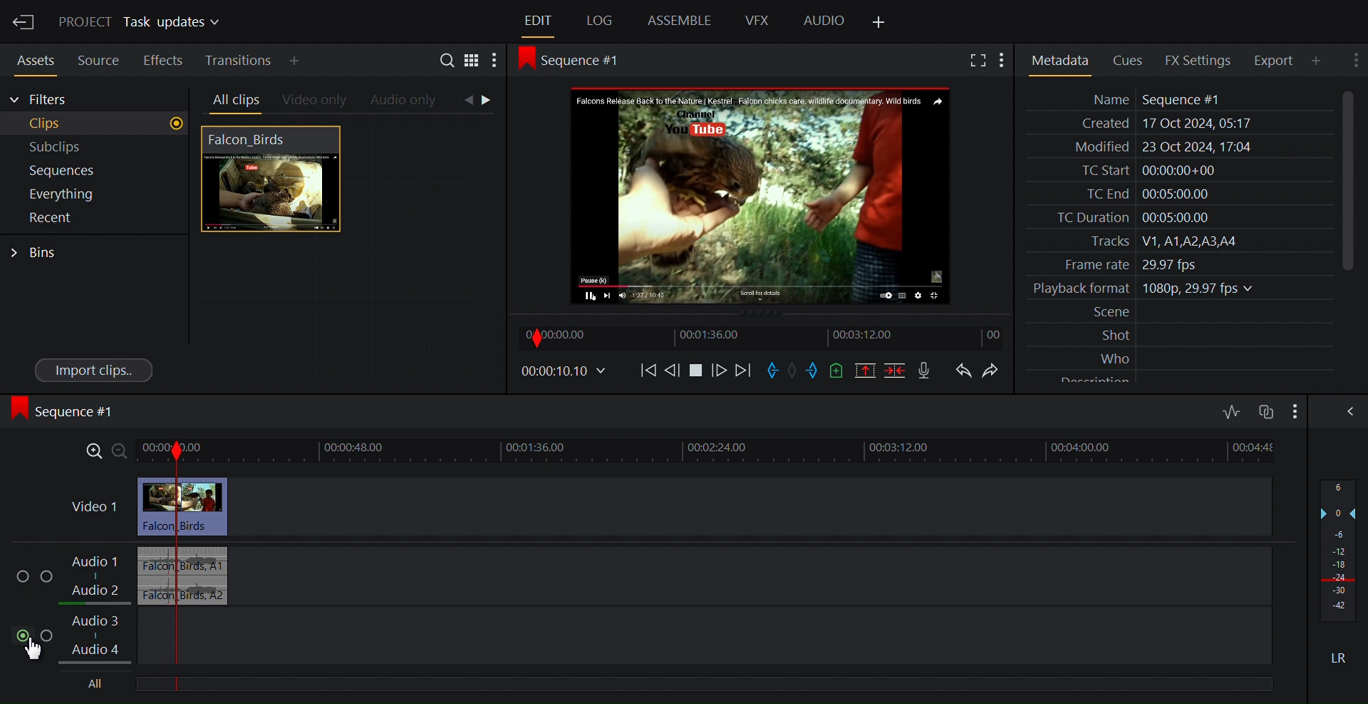 Image resolution: width=1368 pixels, height=704 pixels. What do you see at coordinates (1279, 60) in the screenshot?
I see `Export` at bounding box center [1279, 60].